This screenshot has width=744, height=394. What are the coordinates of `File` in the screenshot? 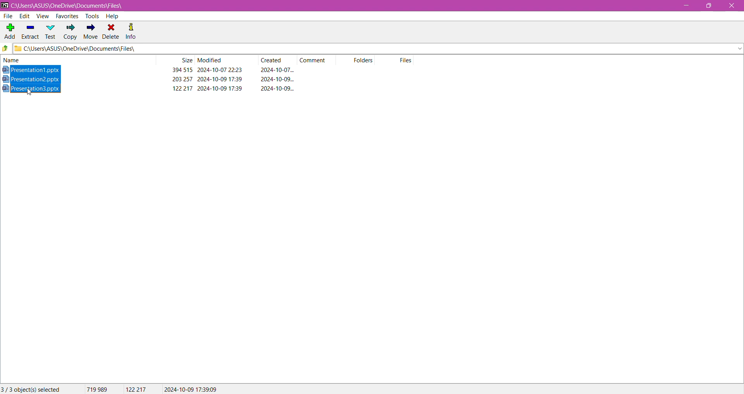 It's located at (9, 16).